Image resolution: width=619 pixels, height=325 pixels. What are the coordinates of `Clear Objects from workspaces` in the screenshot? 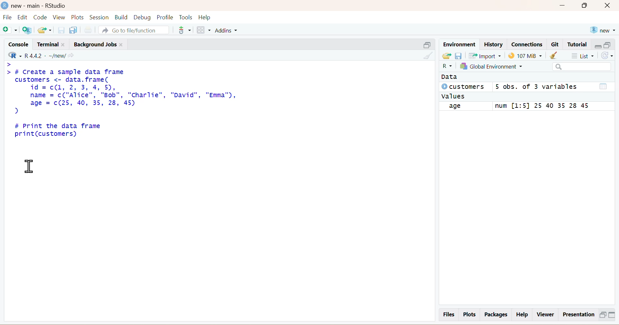 It's located at (559, 56).